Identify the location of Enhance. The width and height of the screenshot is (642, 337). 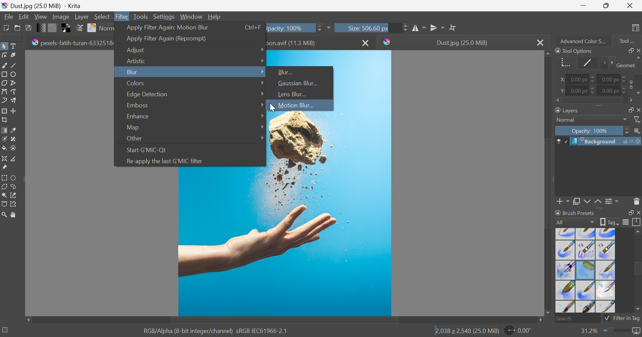
(137, 116).